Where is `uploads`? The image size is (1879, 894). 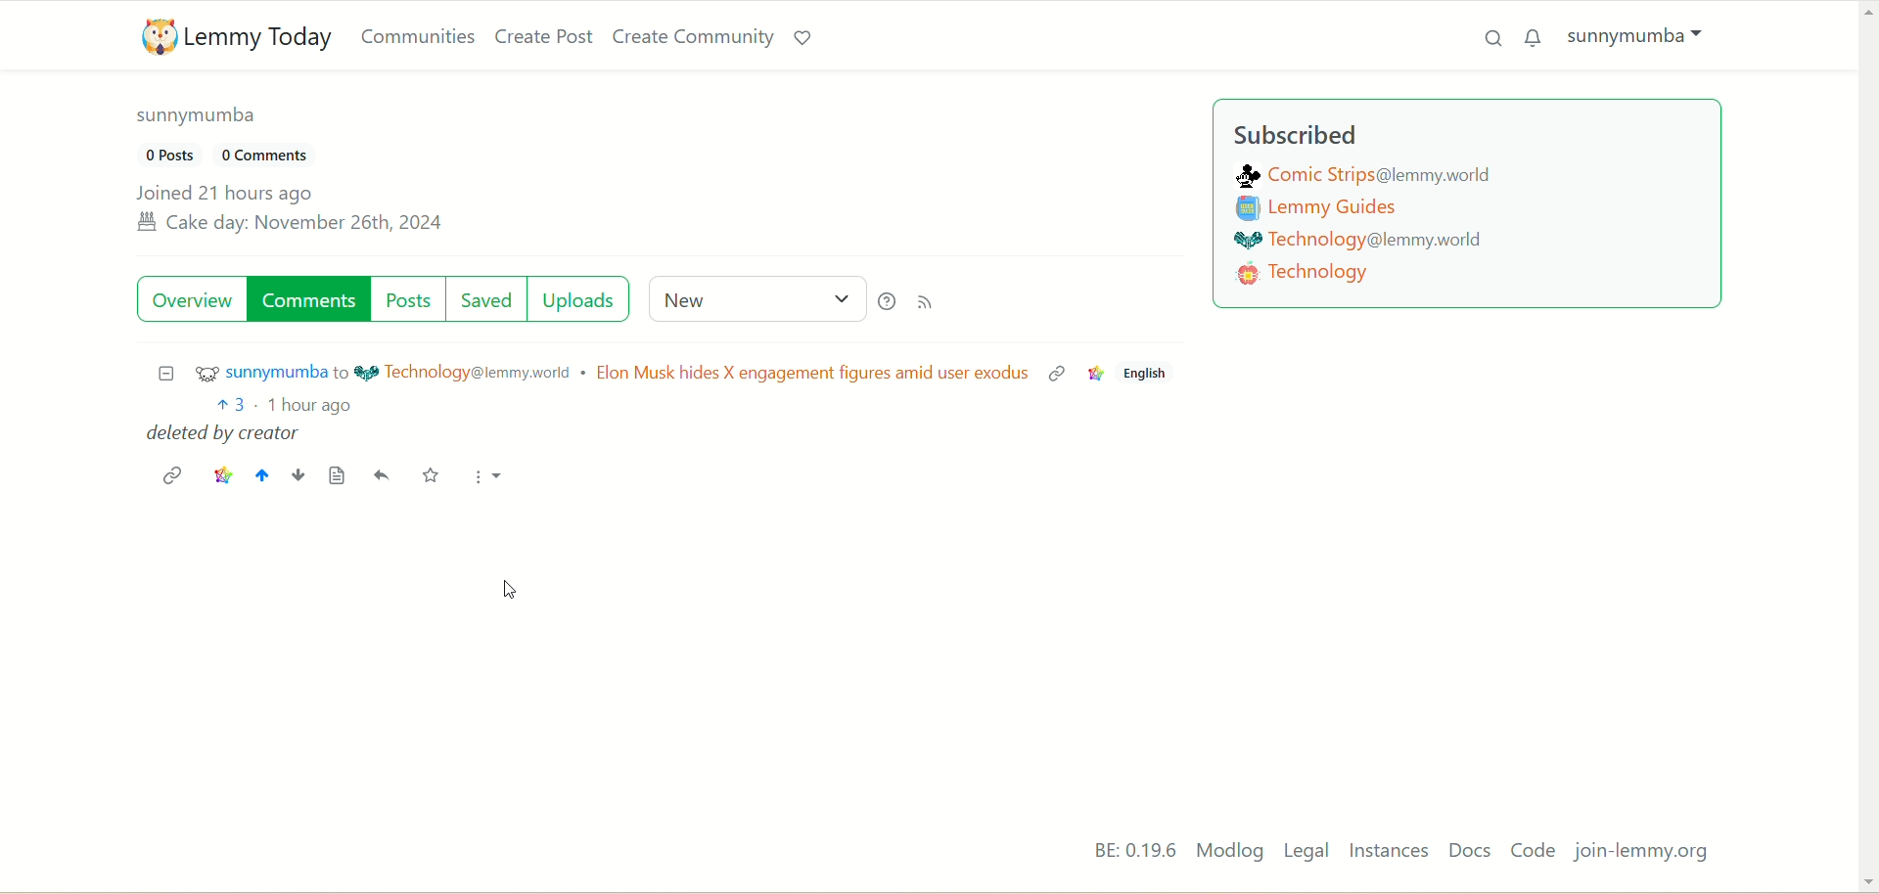
uploads is located at coordinates (584, 299).